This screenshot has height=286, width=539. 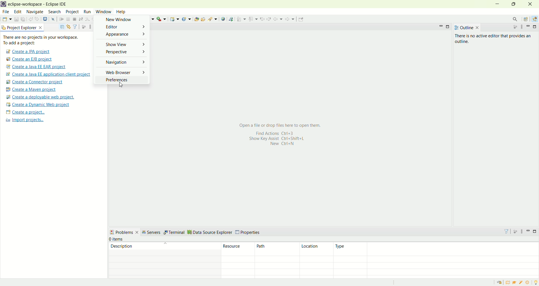 What do you see at coordinates (75, 20) in the screenshot?
I see `terminate` at bounding box center [75, 20].